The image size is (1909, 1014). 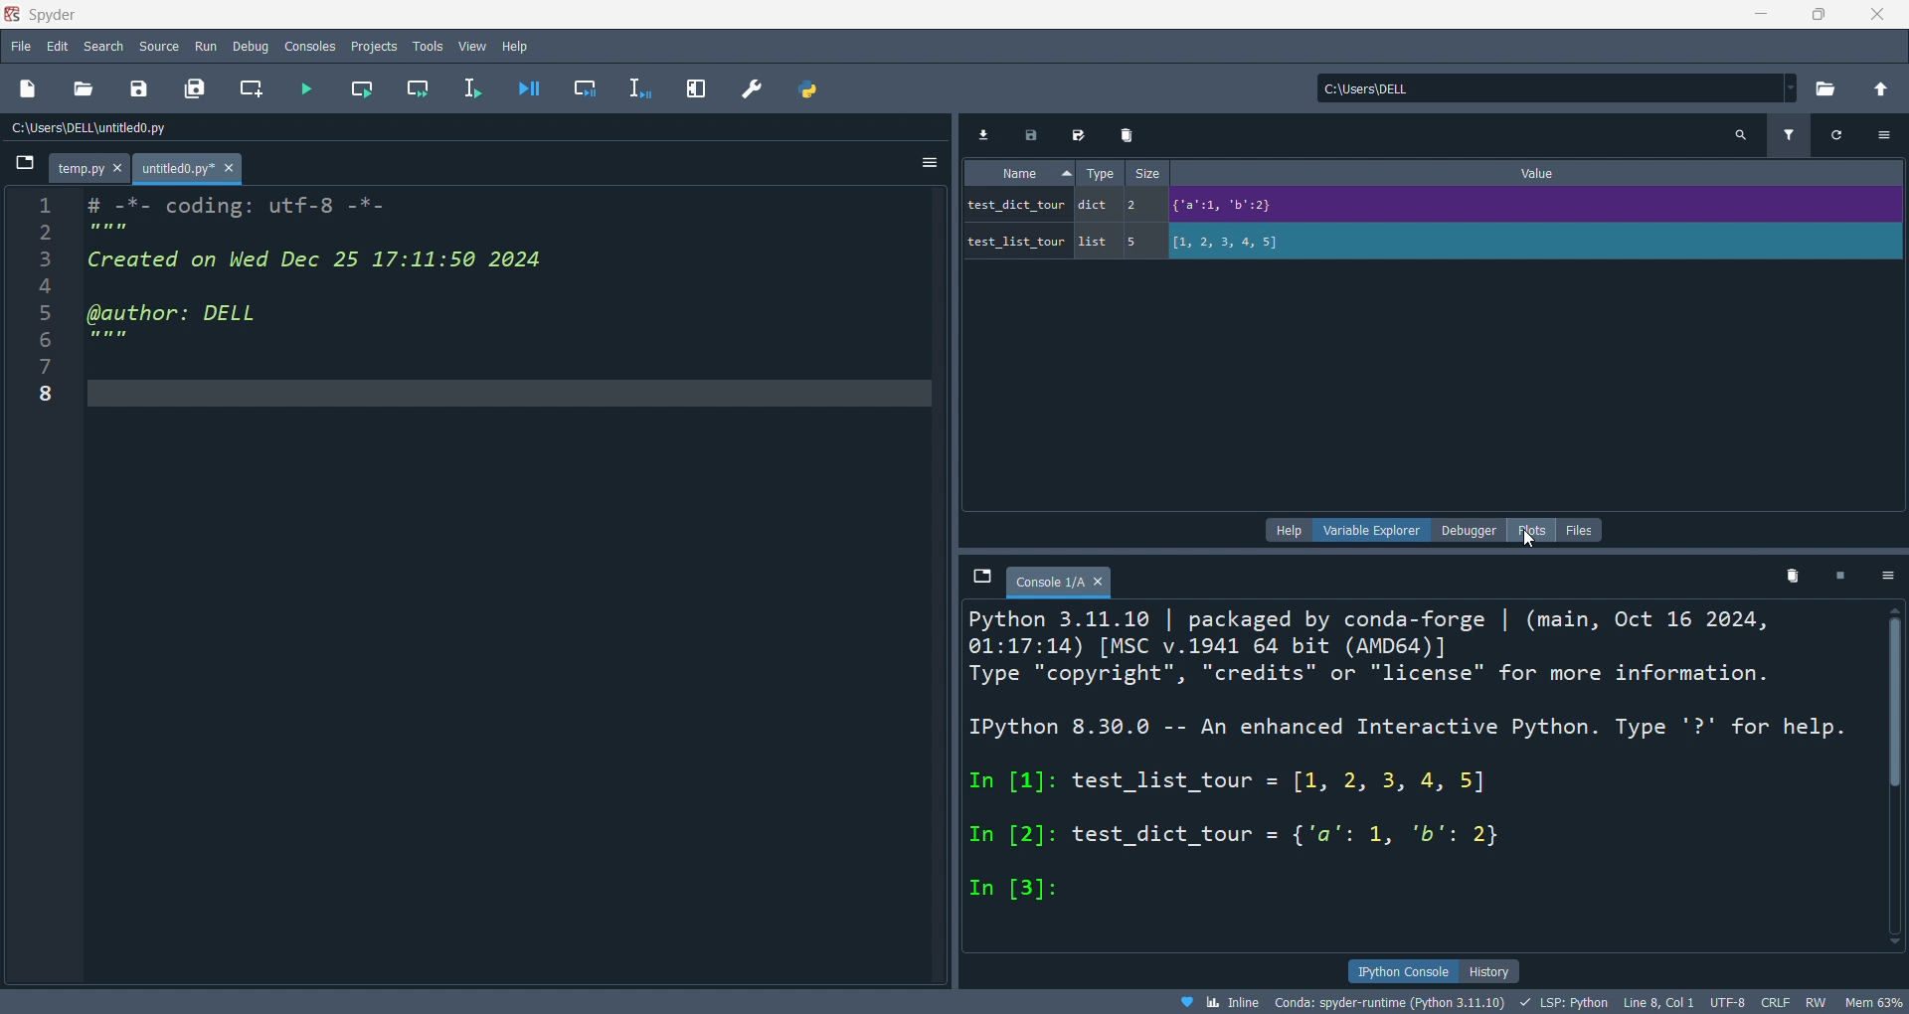 What do you see at coordinates (190, 168) in the screenshot?
I see `tab ` at bounding box center [190, 168].